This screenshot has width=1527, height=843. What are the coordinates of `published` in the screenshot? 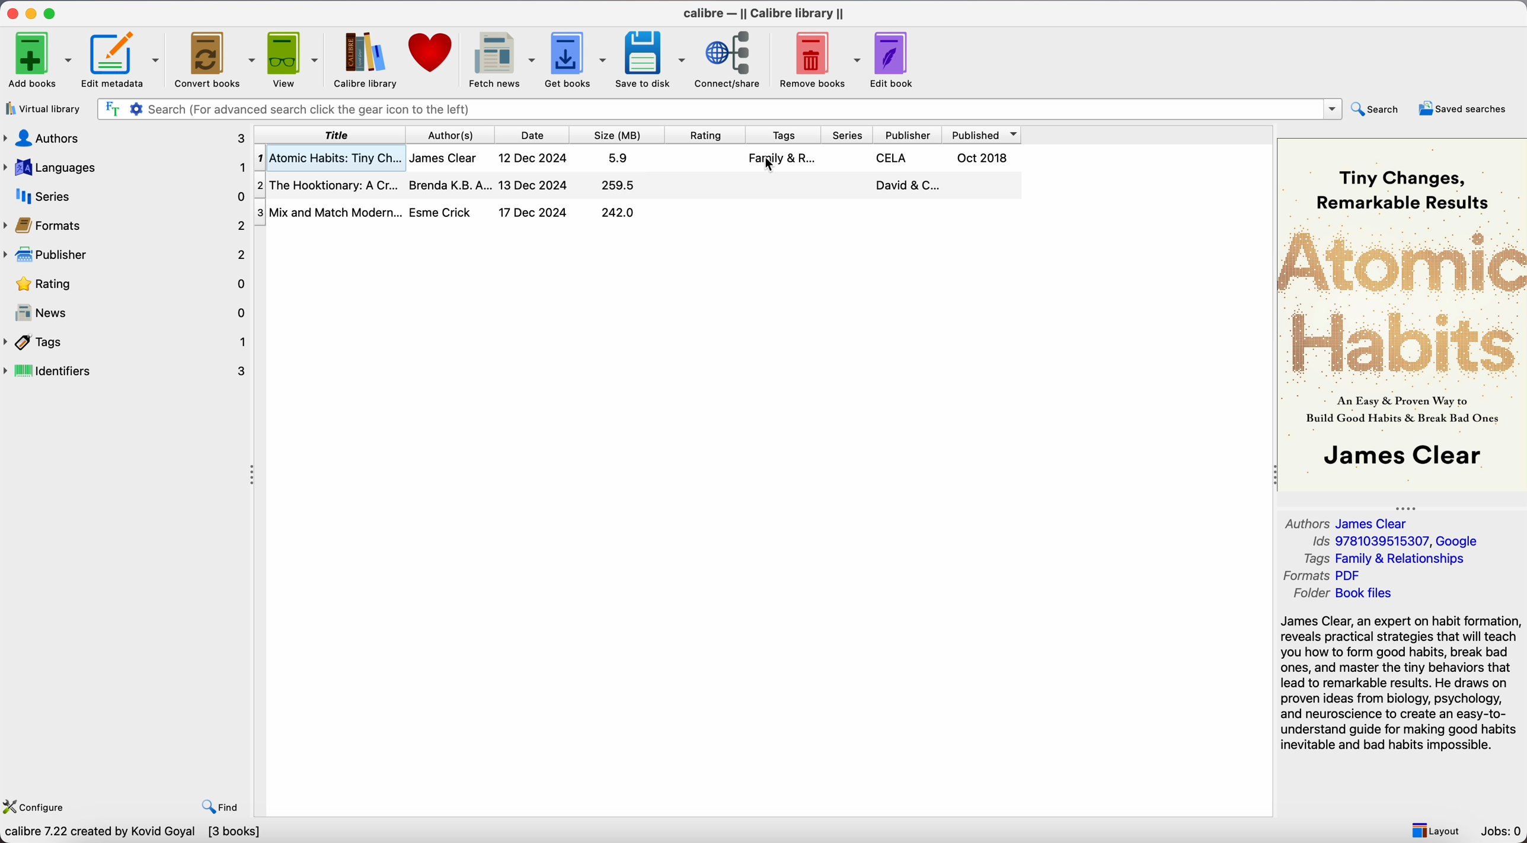 It's located at (984, 135).